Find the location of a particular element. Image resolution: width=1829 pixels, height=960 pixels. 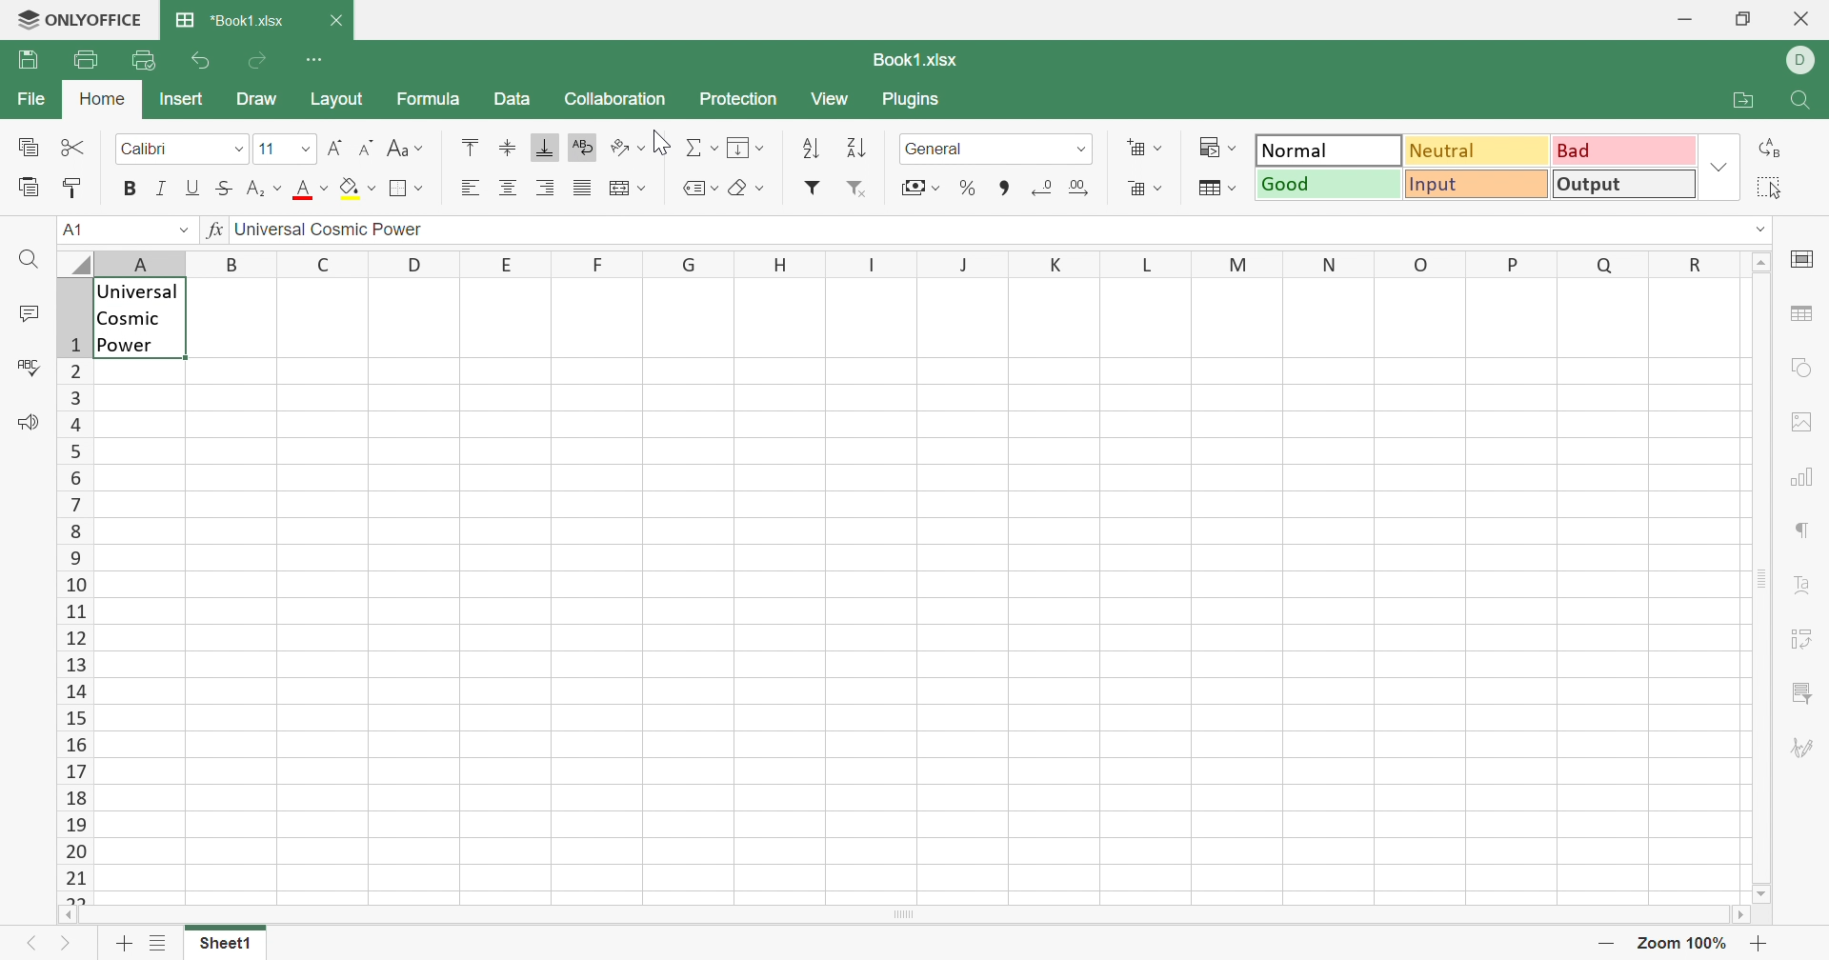

Close is located at coordinates (336, 23).